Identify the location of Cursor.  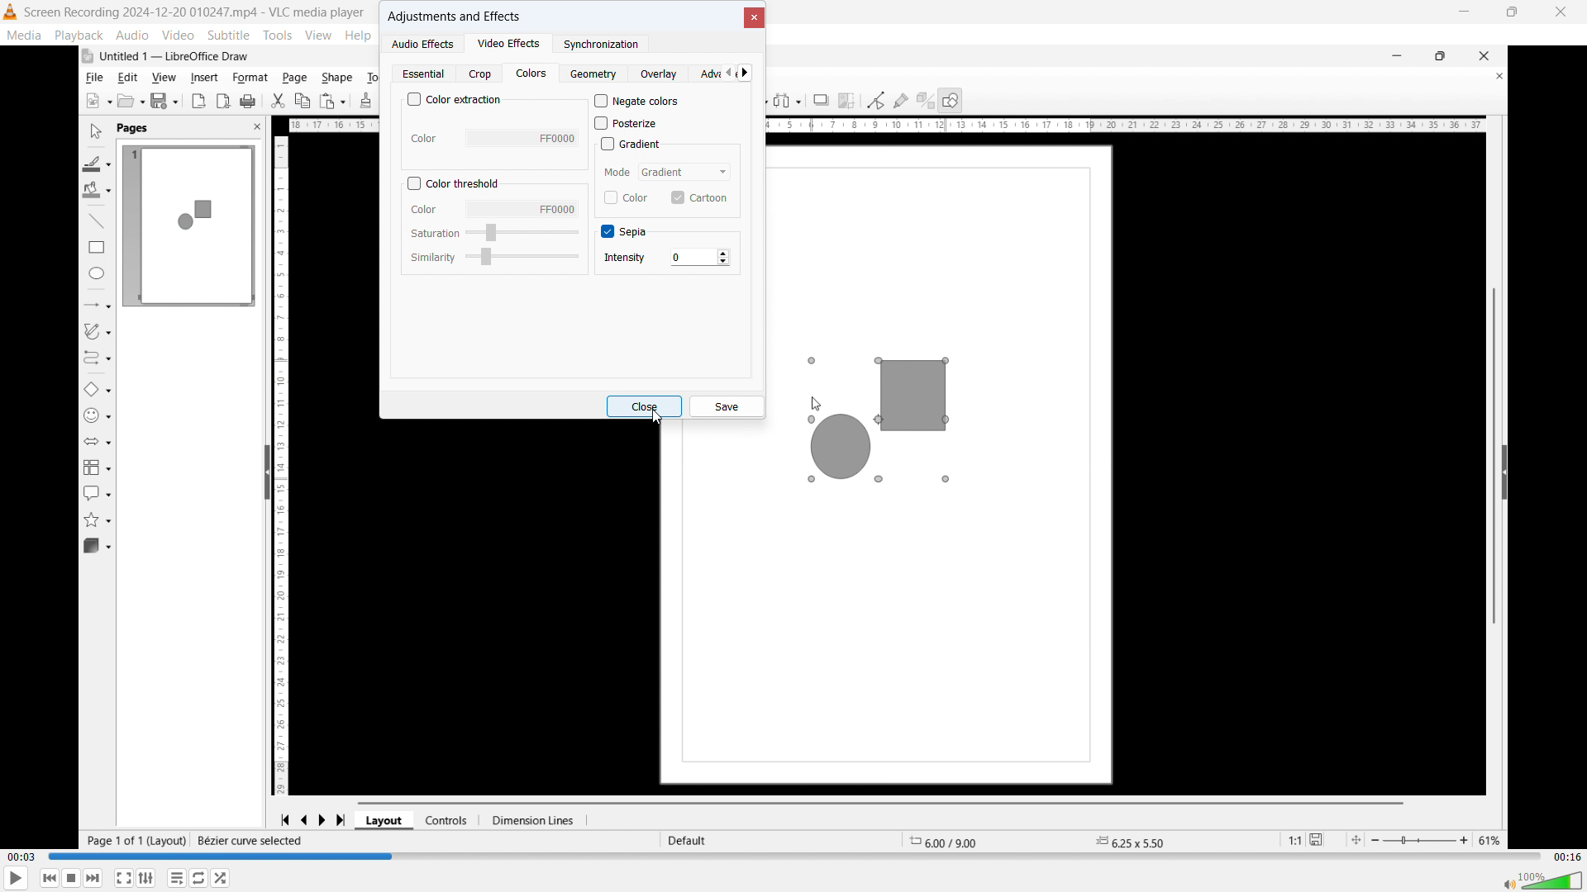
(658, 415).